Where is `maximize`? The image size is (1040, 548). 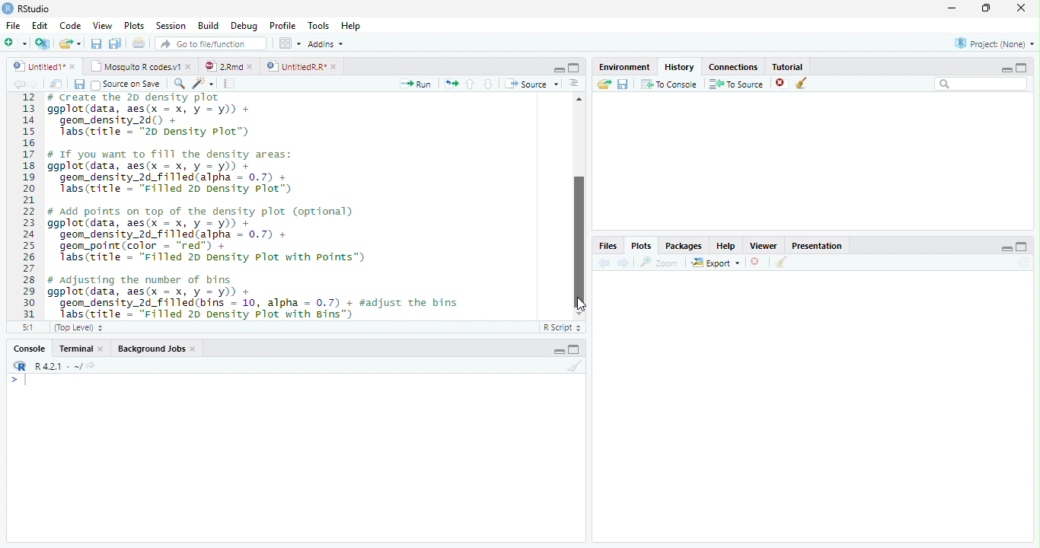
maximize is located at coordinates (1023, 246).